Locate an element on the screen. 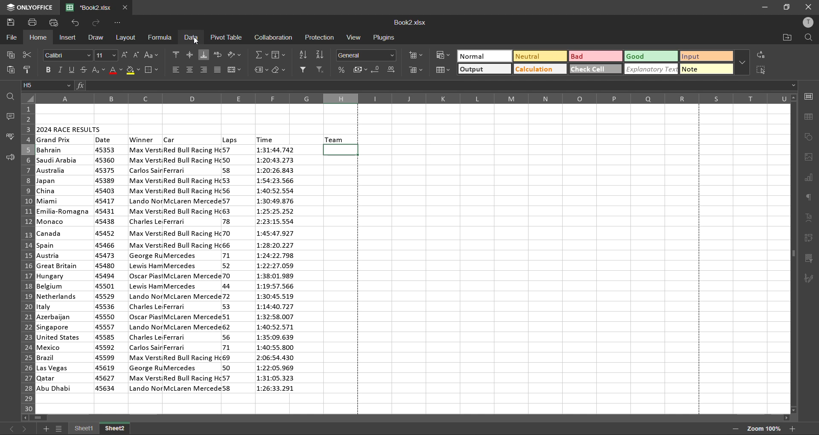 Image resolution: width=819 pixels, height=435 pixels. collaboration is located at coordinates (273, 37).